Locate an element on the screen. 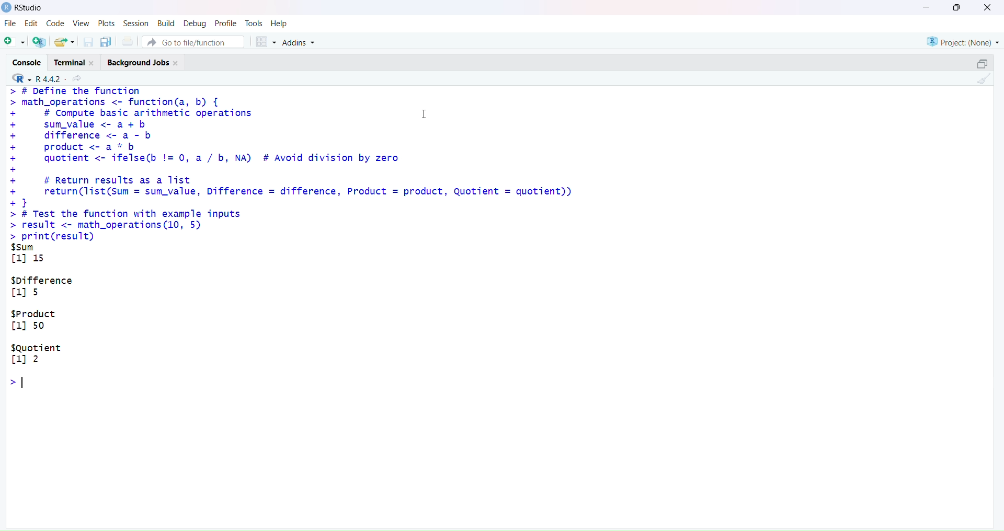  Project (Note) is located at coordinates (962, 41).